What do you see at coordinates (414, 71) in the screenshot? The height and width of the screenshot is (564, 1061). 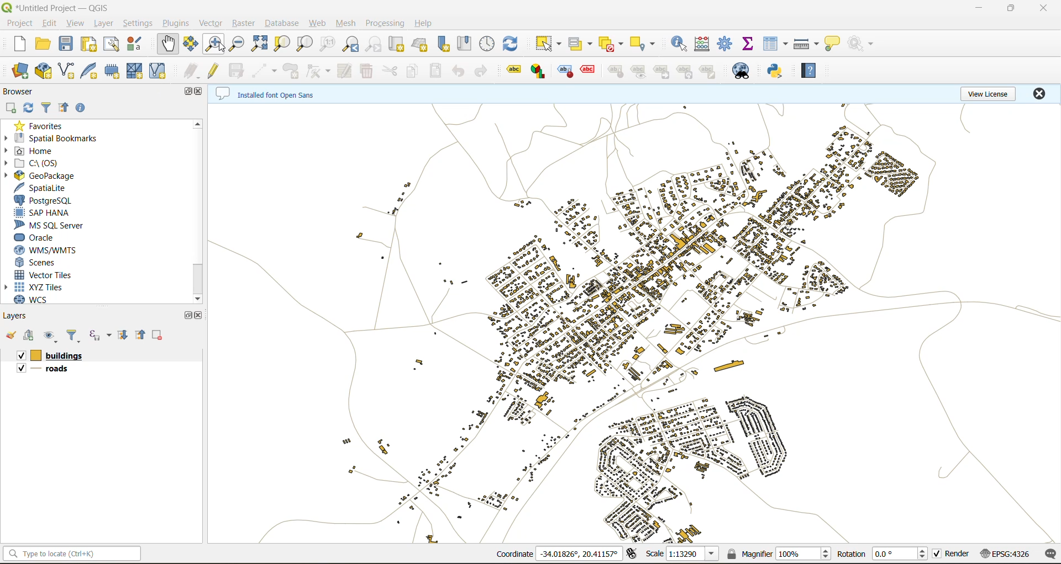 I see `copy` at bounding box center [414, 71].